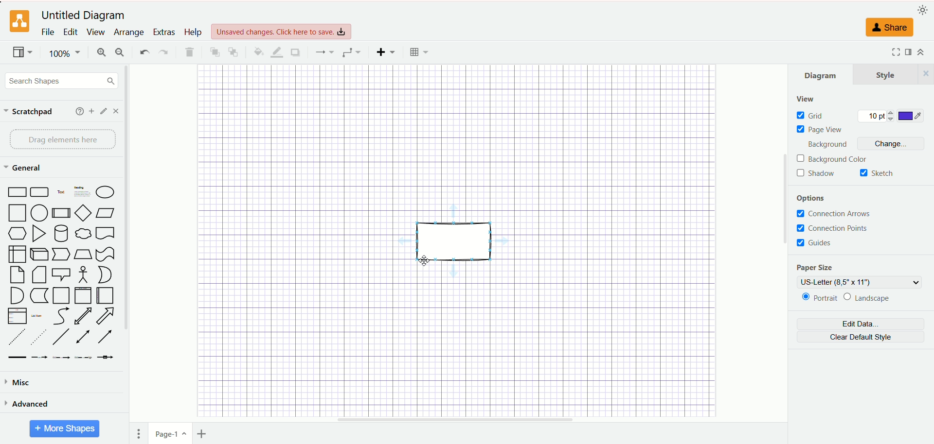  I want to click on insert page, so click(206, 433).